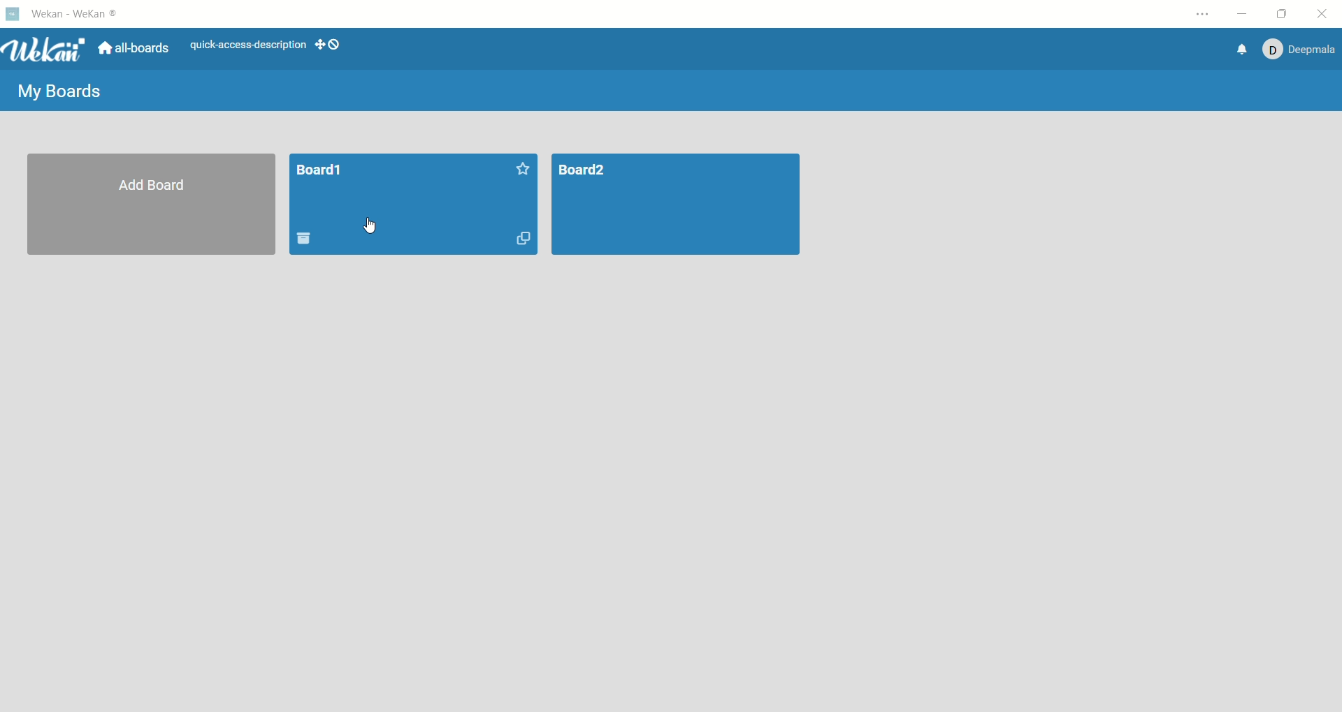 Image resolution: width=1342 pixels, height=712 pixels. I want to click on notification, so click(1243, 50).